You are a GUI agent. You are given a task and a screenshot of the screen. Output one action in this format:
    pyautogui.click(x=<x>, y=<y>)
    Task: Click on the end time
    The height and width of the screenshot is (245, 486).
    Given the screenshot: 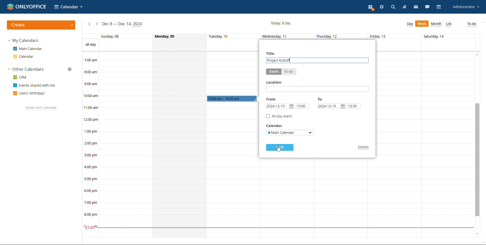 What is the action you would take?
    pyautogui.click(x=354, y=106)
    